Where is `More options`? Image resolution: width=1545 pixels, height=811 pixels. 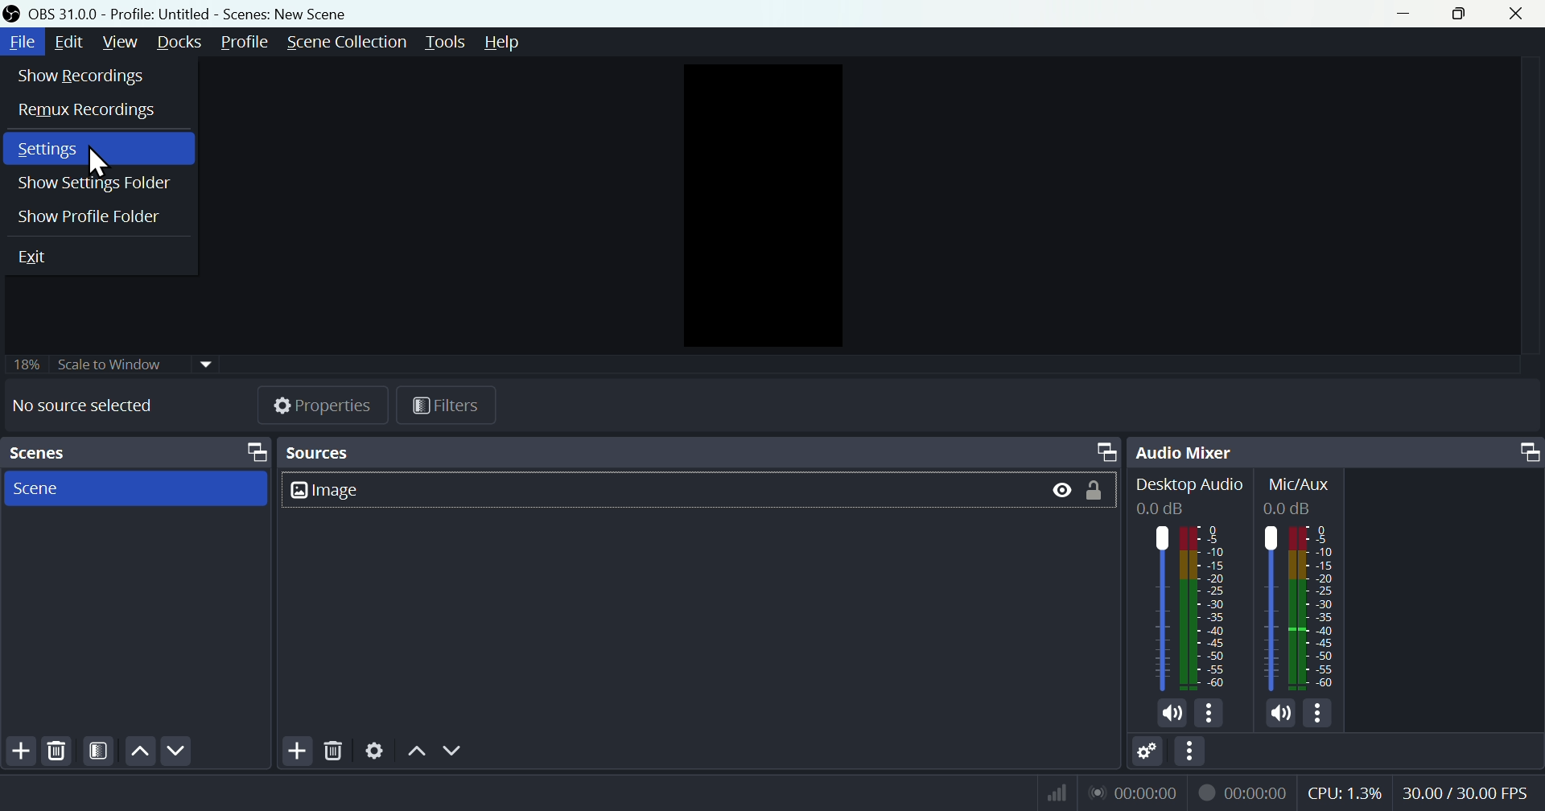 More options is located at coordinates (1190, 752).